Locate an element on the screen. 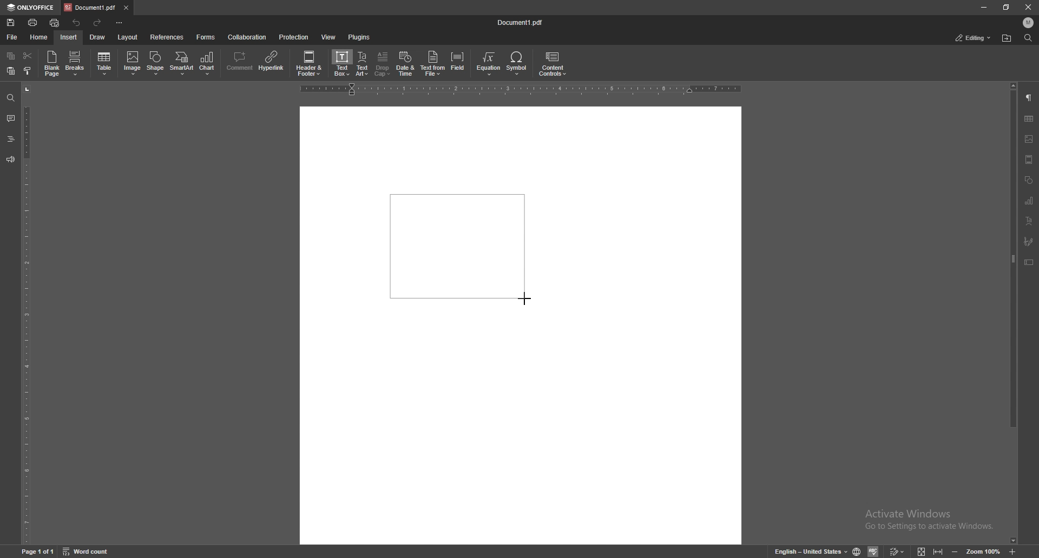 Image resolution: width=1039 pixels, height=558 pixels. close tab is located at coordinates (126, 7).